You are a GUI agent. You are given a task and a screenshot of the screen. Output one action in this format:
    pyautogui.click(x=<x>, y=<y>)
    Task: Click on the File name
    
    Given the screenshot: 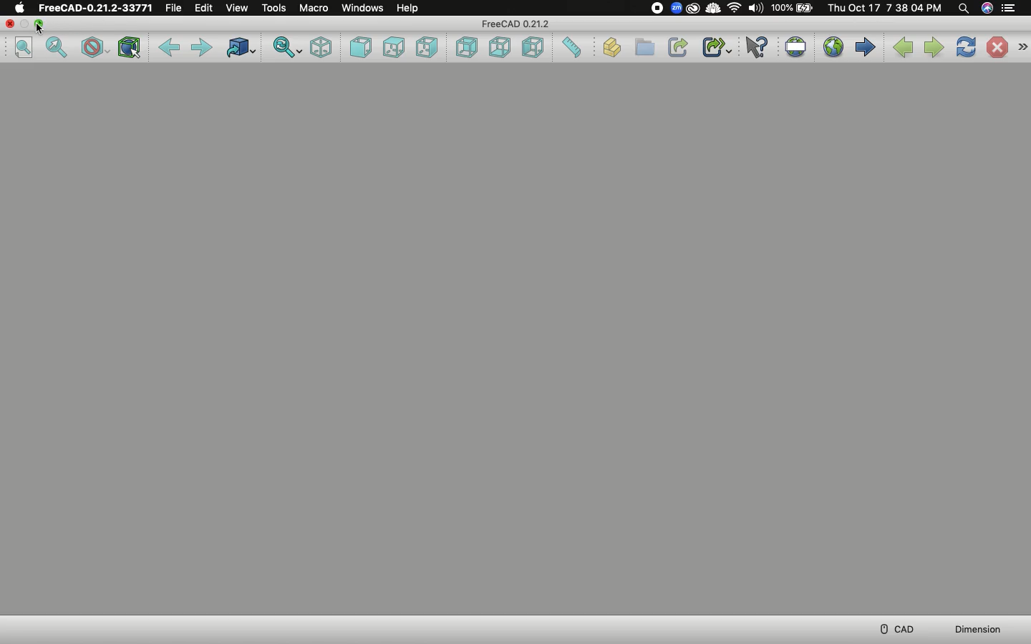 What is the action you would take?
    pyautogui.click(x=508, y=24)
    